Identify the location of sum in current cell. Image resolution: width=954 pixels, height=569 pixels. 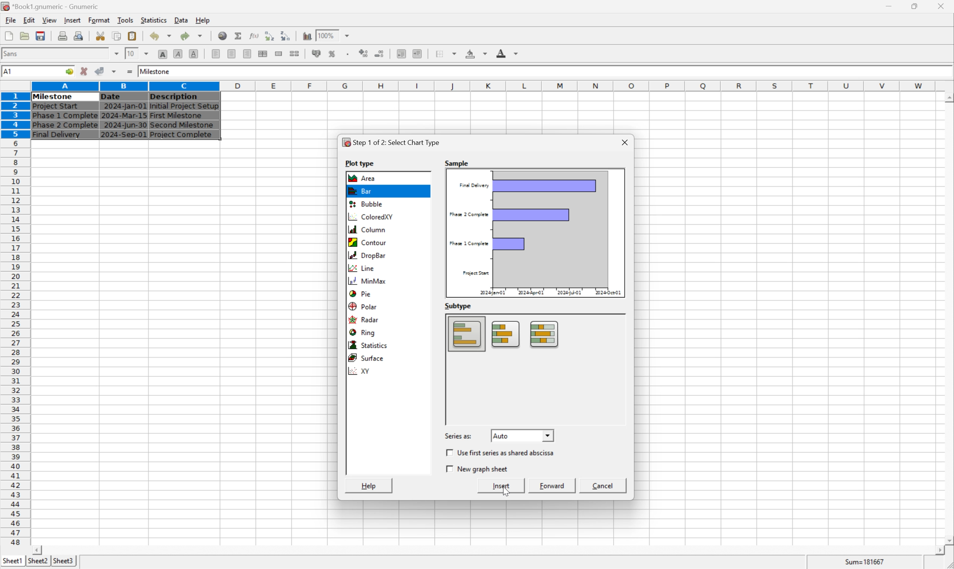
(239, 36).